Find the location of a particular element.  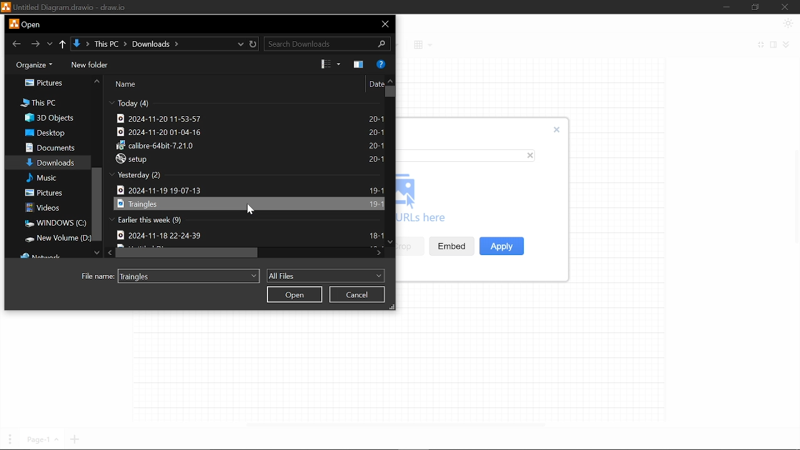

Show the preview pane is located at coordinates (357, 65).